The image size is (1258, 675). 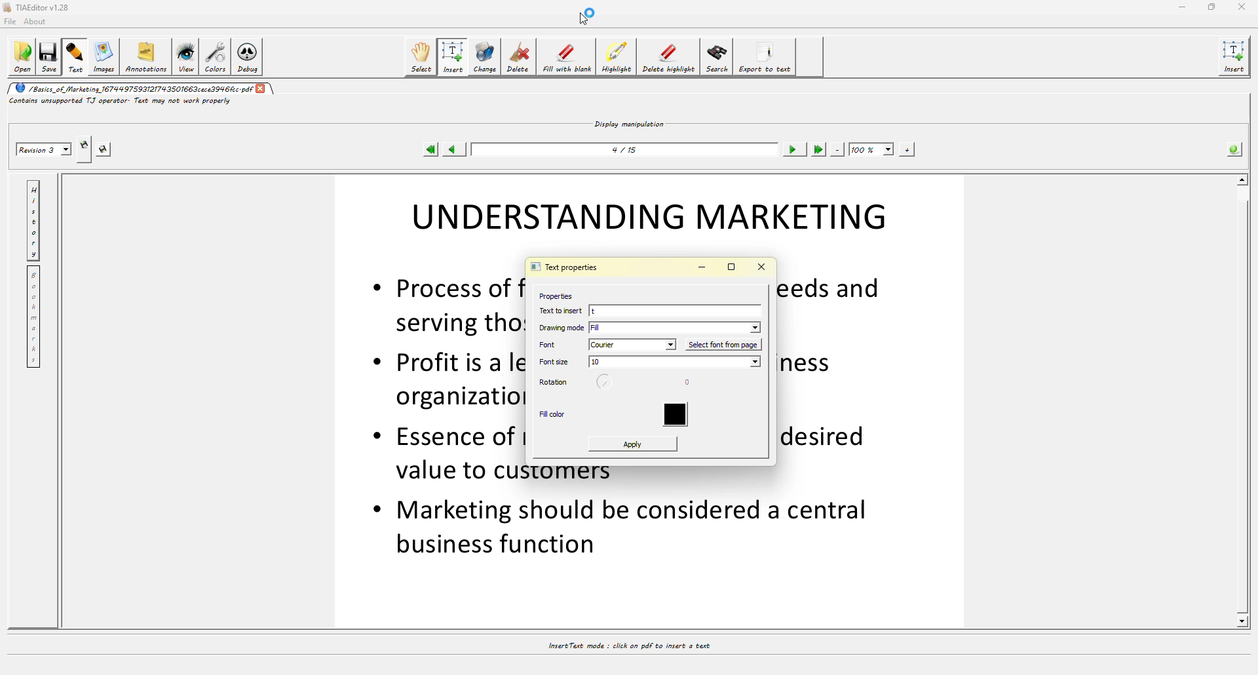 What do you see at coordinates (83, 144) in the screenshot?
I see `creates new revision` at bounding box center [83, 144].